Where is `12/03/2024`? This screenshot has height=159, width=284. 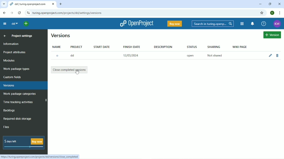
12/03/2024 is located at coordinates (132, 55).